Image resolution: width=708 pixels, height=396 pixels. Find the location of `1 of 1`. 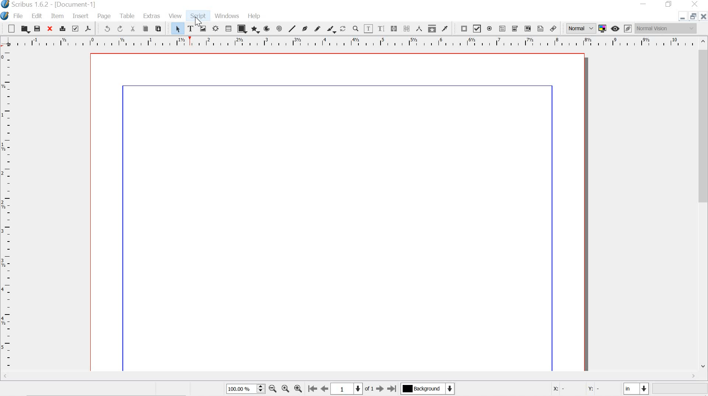

1 of 1 is located at coordinates (352, 388).